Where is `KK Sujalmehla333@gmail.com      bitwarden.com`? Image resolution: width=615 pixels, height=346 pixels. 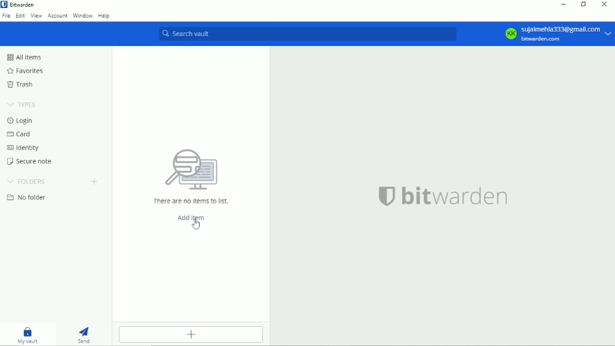 KK Sujalmehla333@gmail.com      bitwarden.com is located at coordinates (555, 34).